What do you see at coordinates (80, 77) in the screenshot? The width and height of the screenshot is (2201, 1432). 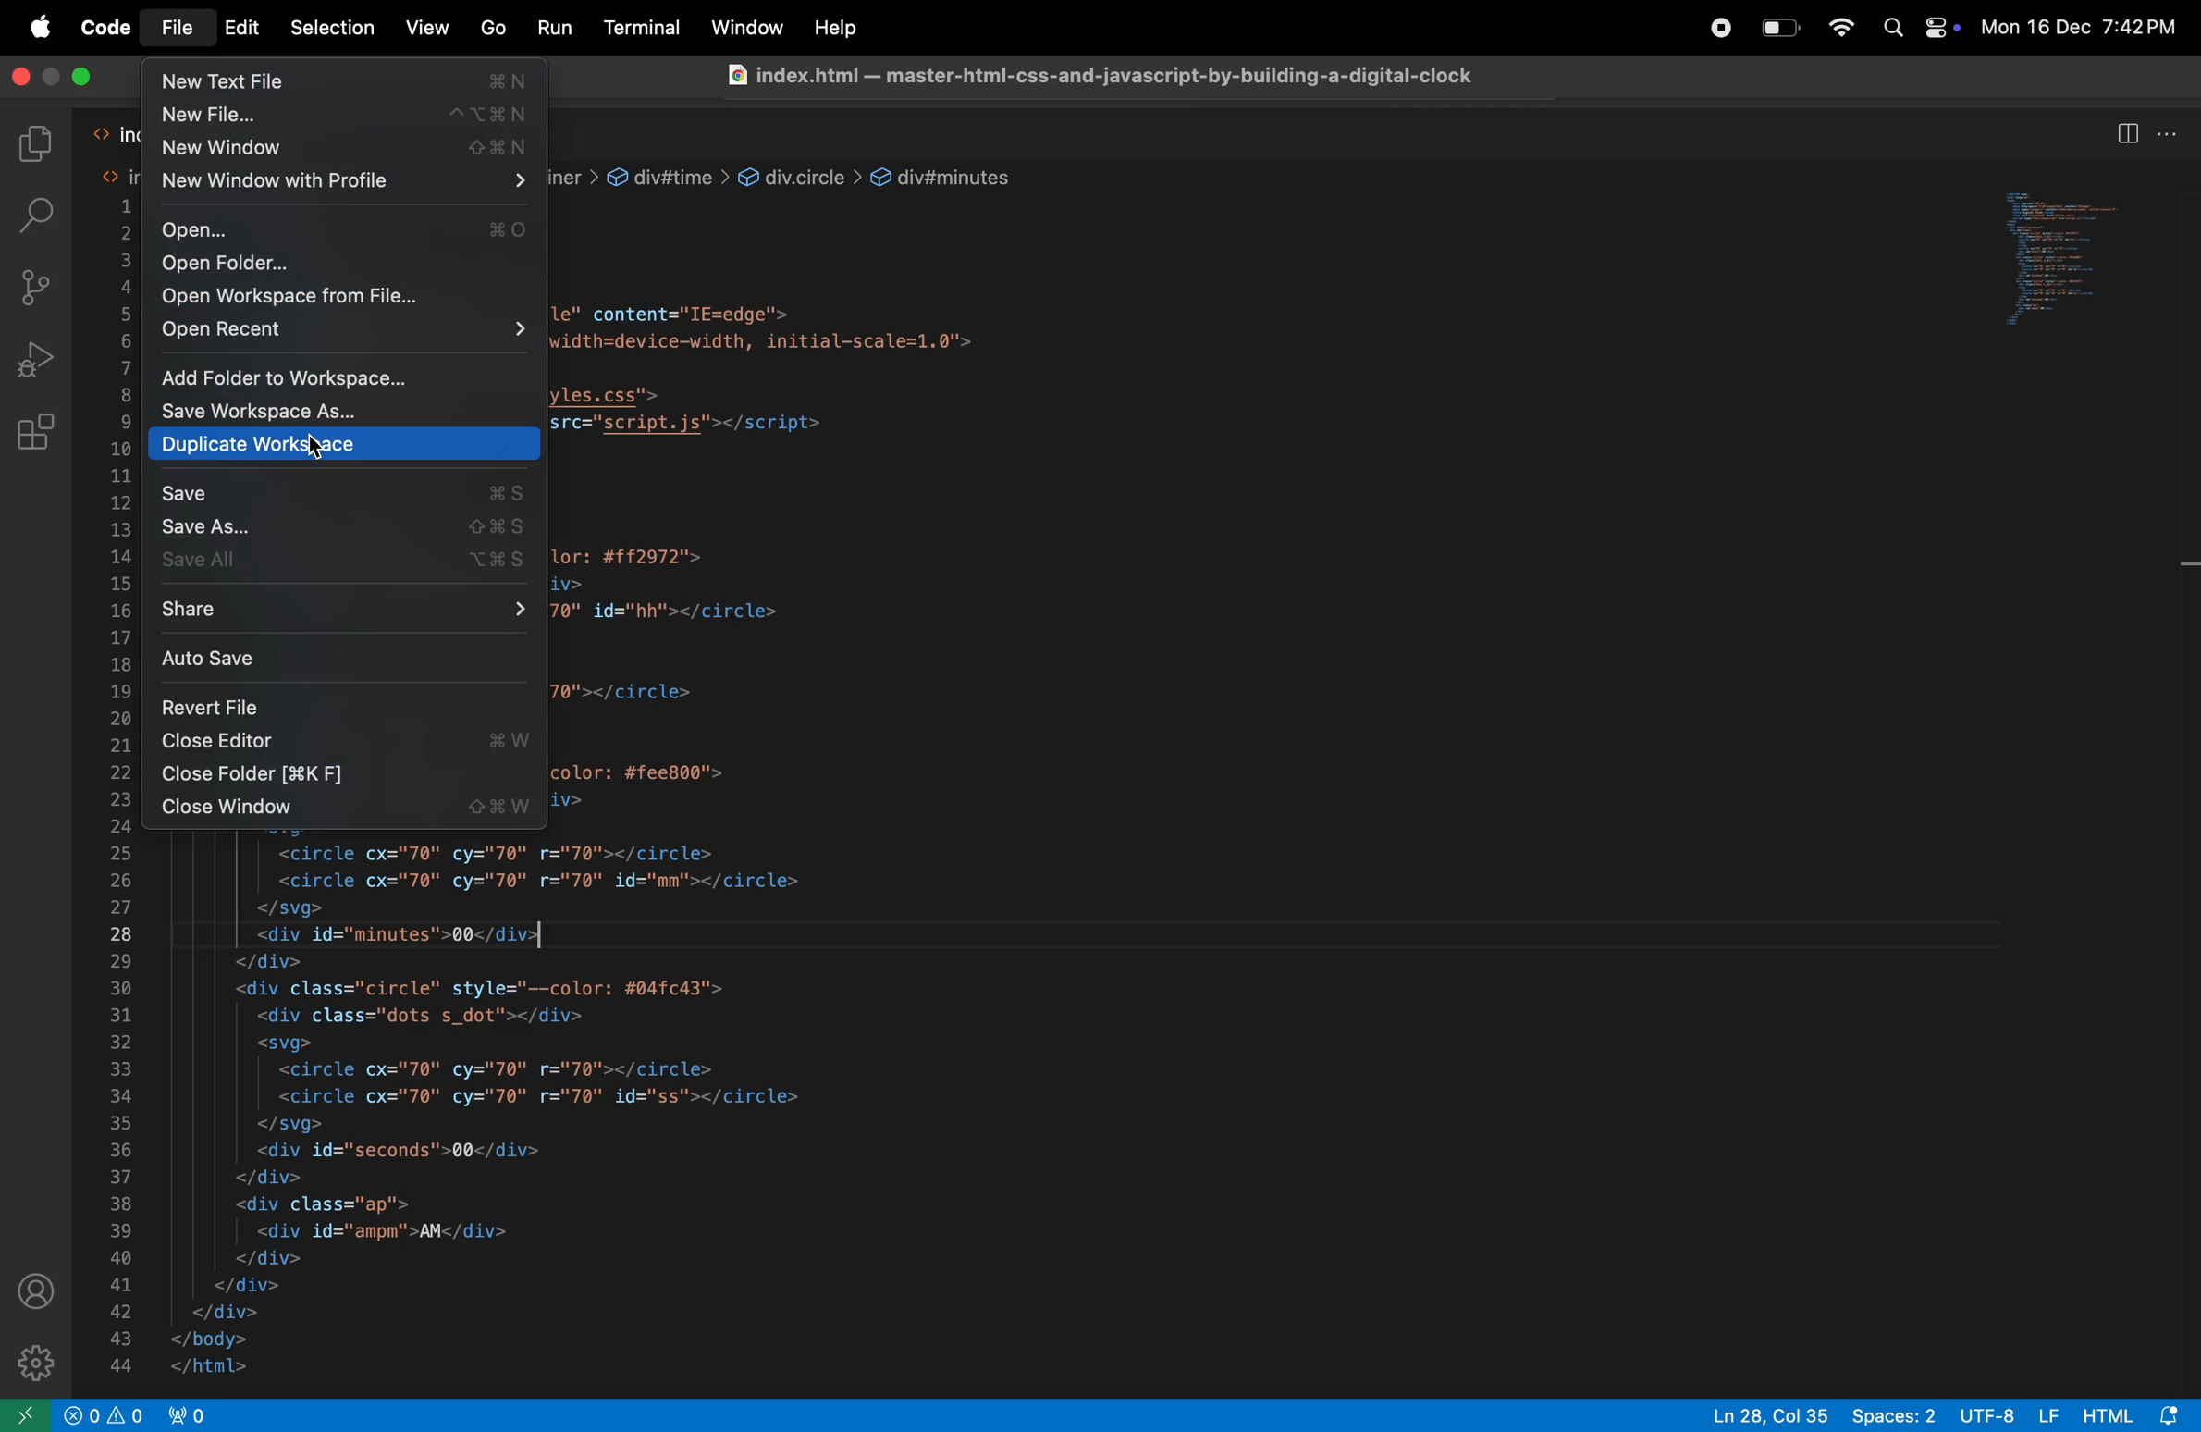 I see `maximize` at bounding box center [80, 77].